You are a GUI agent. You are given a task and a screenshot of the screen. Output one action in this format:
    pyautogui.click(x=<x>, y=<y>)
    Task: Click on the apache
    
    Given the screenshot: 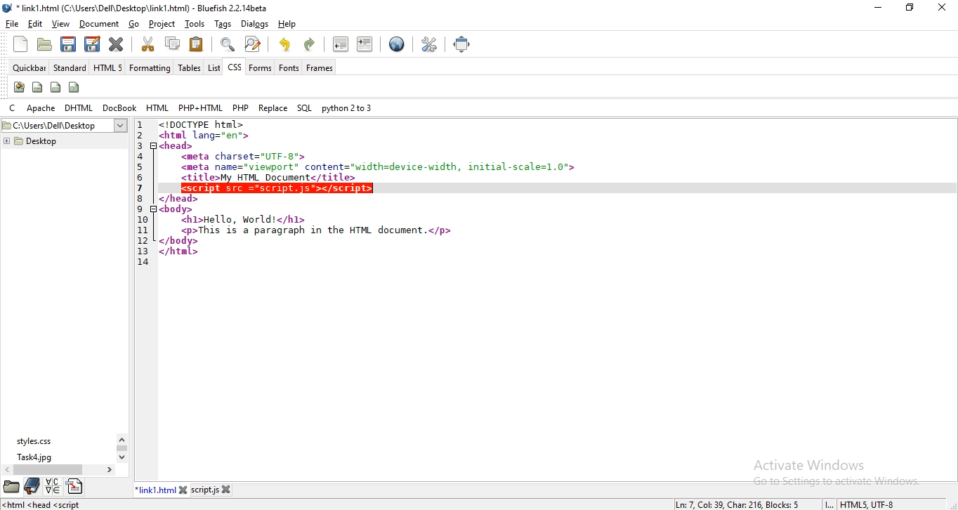 What is the action you would take?
    pyautogui.click(x=41, y=107)
    